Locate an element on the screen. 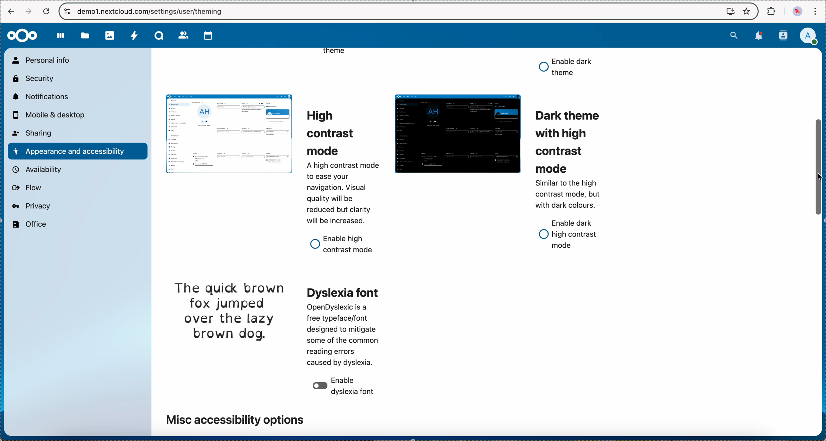  extensions is located at coordinates (770, 11).